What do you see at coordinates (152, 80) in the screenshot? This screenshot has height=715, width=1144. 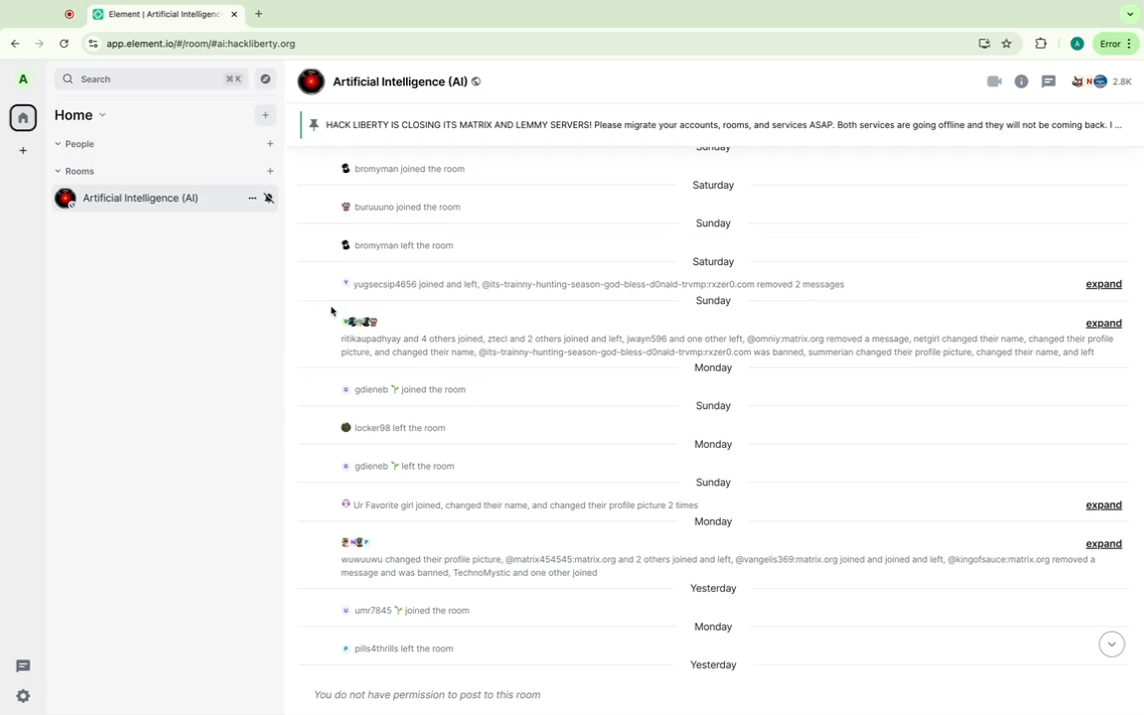 I see `Search` at bounding box center [152, 80].